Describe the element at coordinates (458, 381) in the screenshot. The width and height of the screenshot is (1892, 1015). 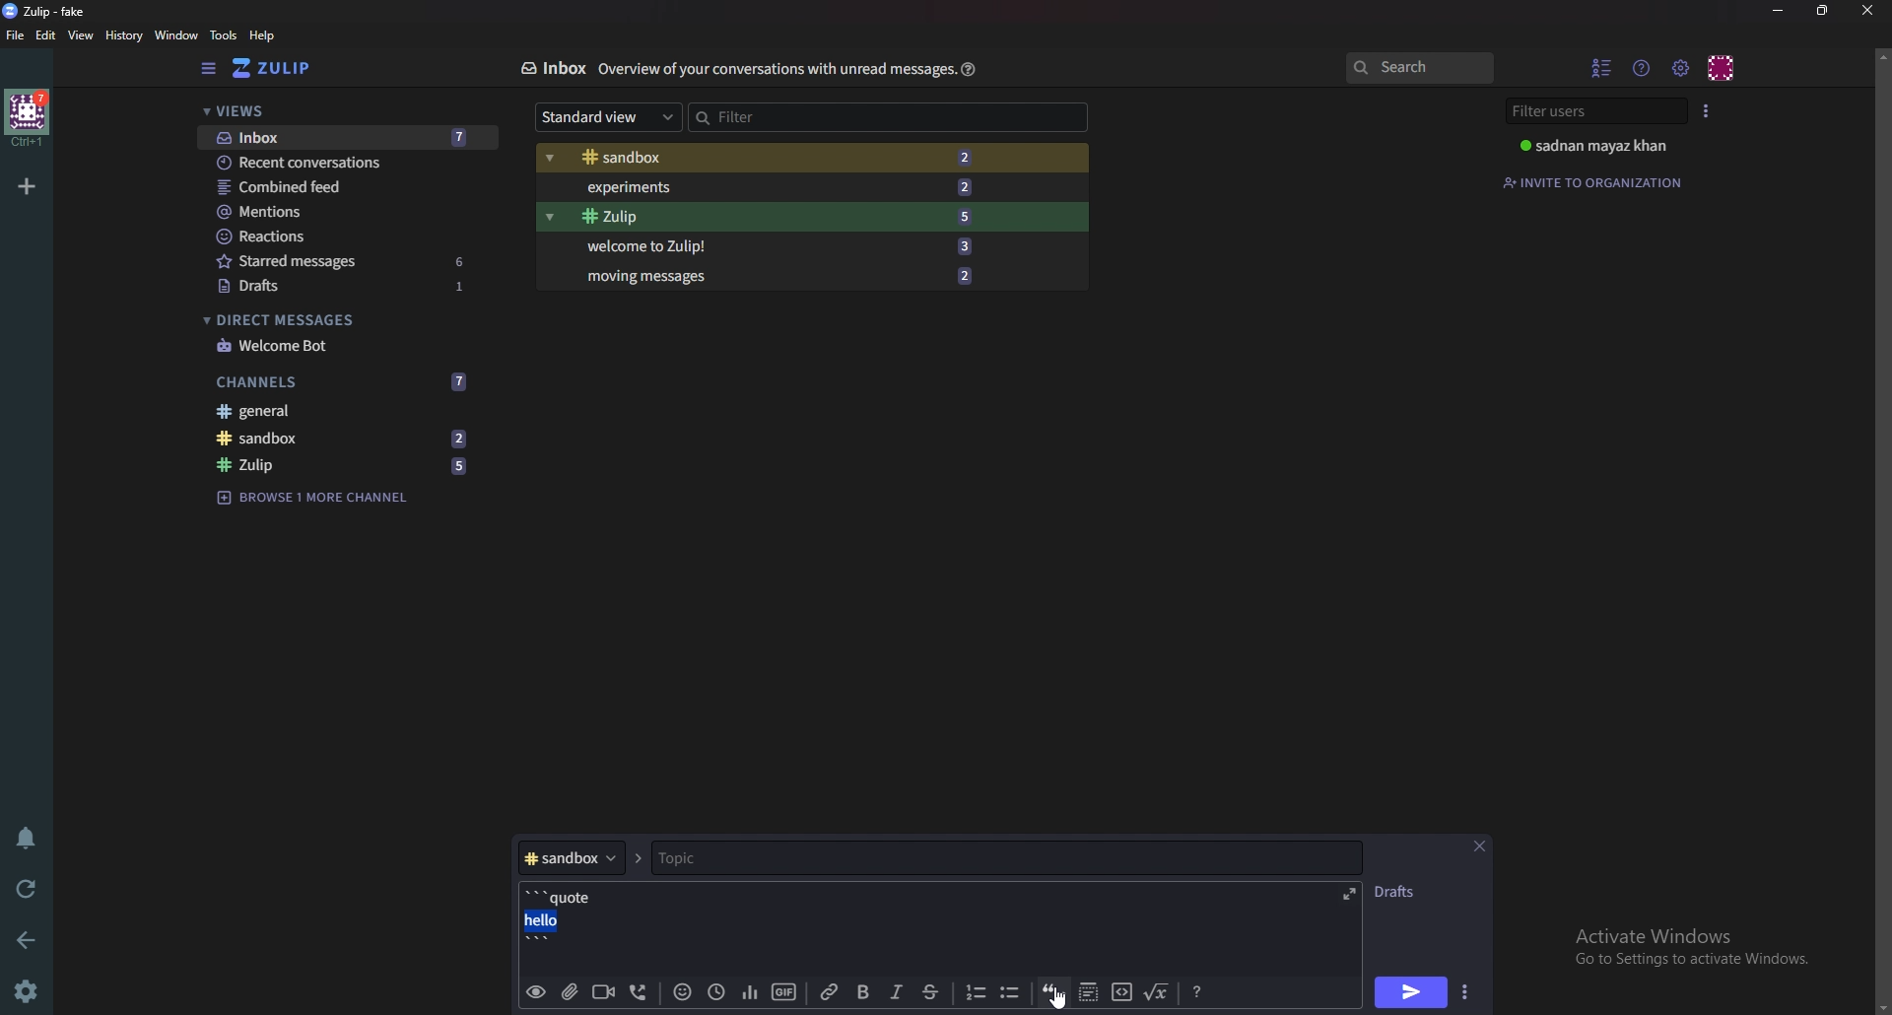
I see `7` at that location.